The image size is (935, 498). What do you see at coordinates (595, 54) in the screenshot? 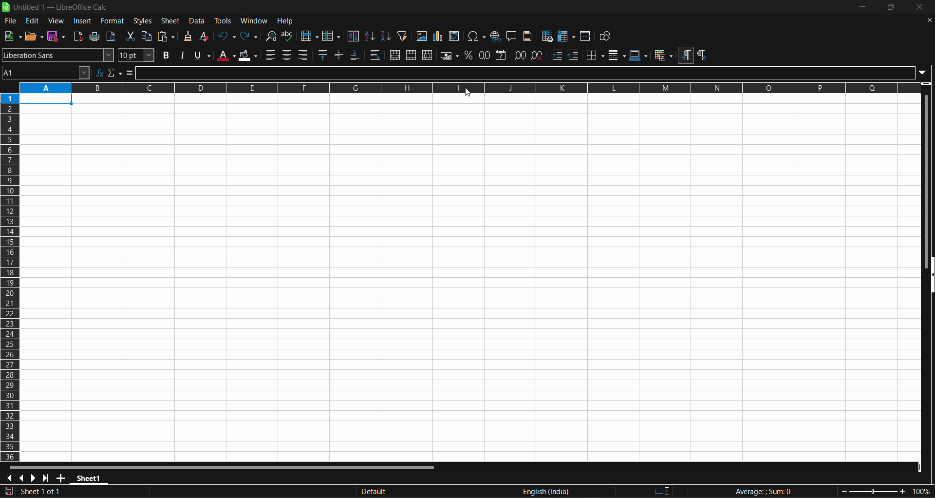
I see `borders` at bounding box center [595, 54].